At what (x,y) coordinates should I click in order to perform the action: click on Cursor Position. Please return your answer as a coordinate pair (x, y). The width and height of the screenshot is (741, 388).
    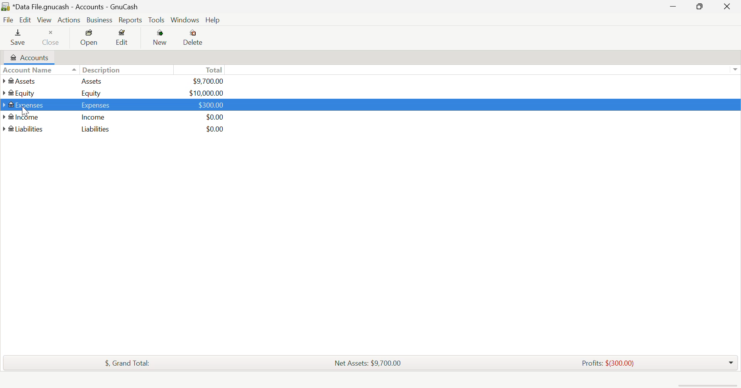
    Looking at the image, I should click on (24, 111).